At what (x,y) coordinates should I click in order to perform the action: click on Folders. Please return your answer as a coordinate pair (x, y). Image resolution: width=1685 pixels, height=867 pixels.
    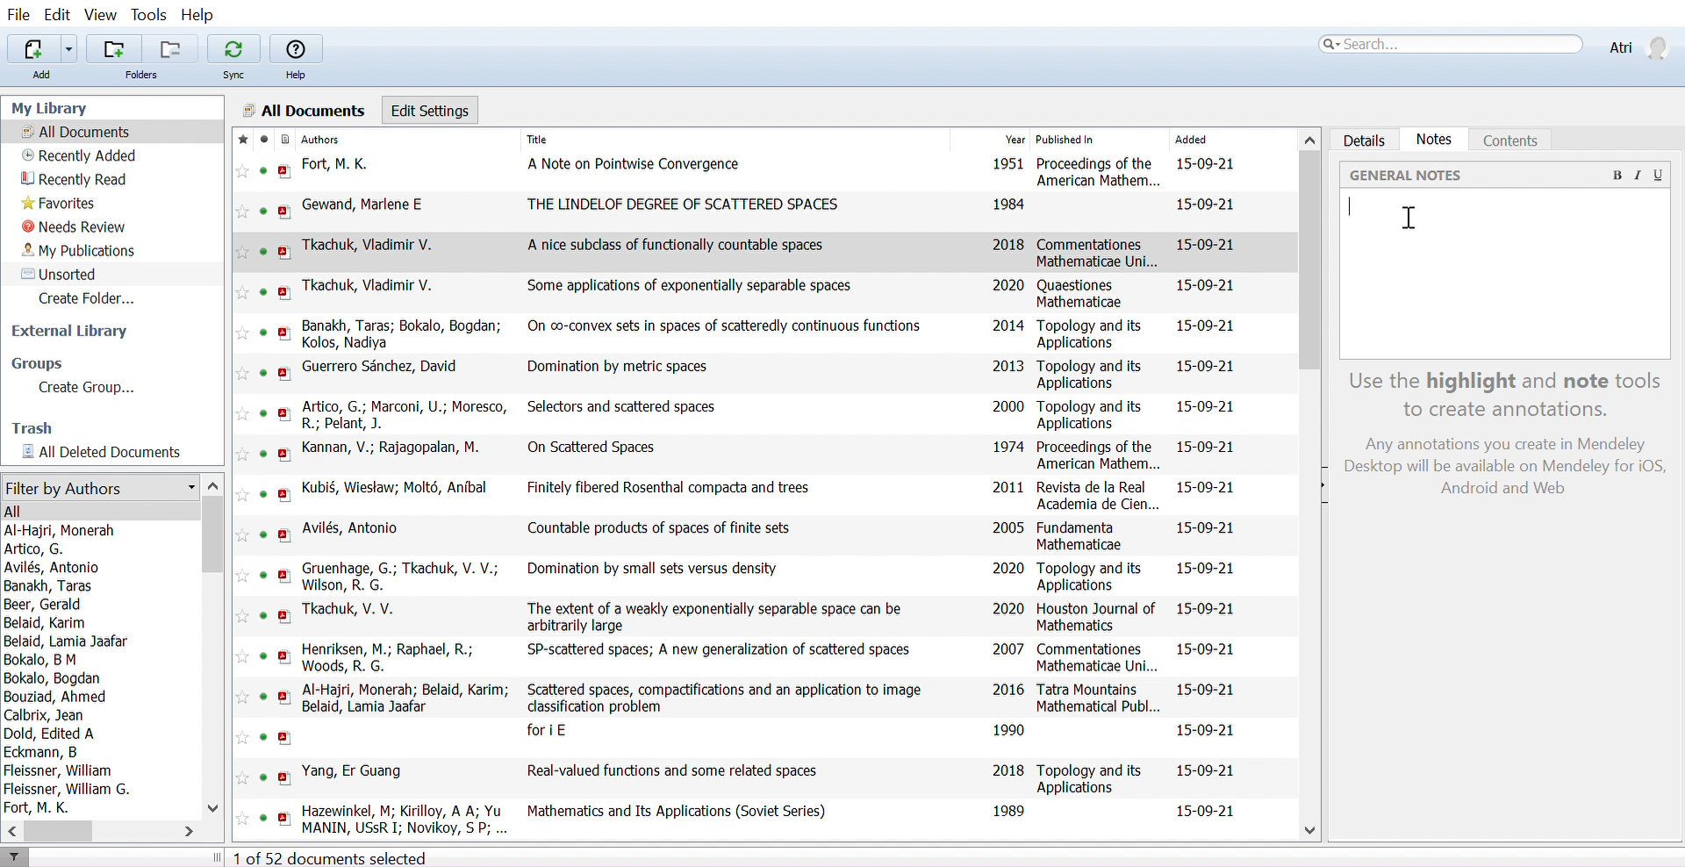
    Looking at the image, I should click on (144, 75).